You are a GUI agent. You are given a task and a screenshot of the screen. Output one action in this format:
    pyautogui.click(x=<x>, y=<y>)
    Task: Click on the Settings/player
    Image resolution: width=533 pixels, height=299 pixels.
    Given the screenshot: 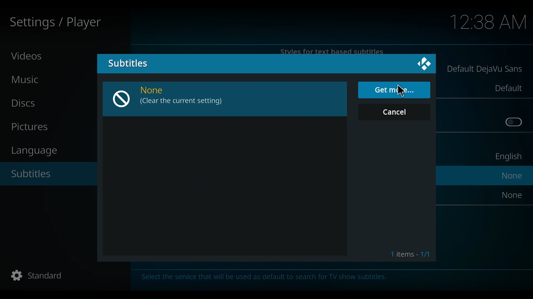 What is the action you would take?
    pyautogui.click(x=54, y=23)
    